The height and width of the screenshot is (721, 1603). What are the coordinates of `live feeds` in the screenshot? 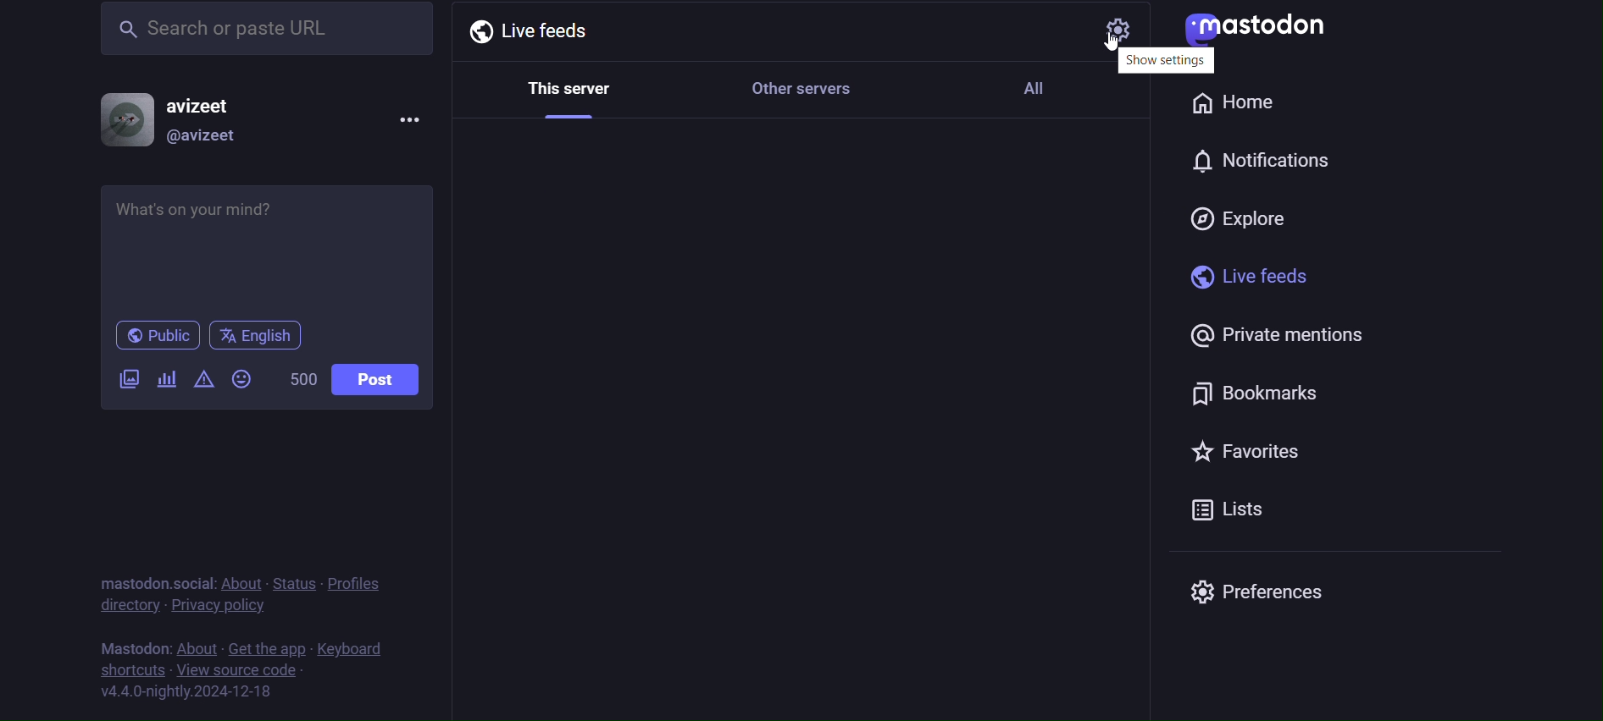 It's located at (1244, 283).